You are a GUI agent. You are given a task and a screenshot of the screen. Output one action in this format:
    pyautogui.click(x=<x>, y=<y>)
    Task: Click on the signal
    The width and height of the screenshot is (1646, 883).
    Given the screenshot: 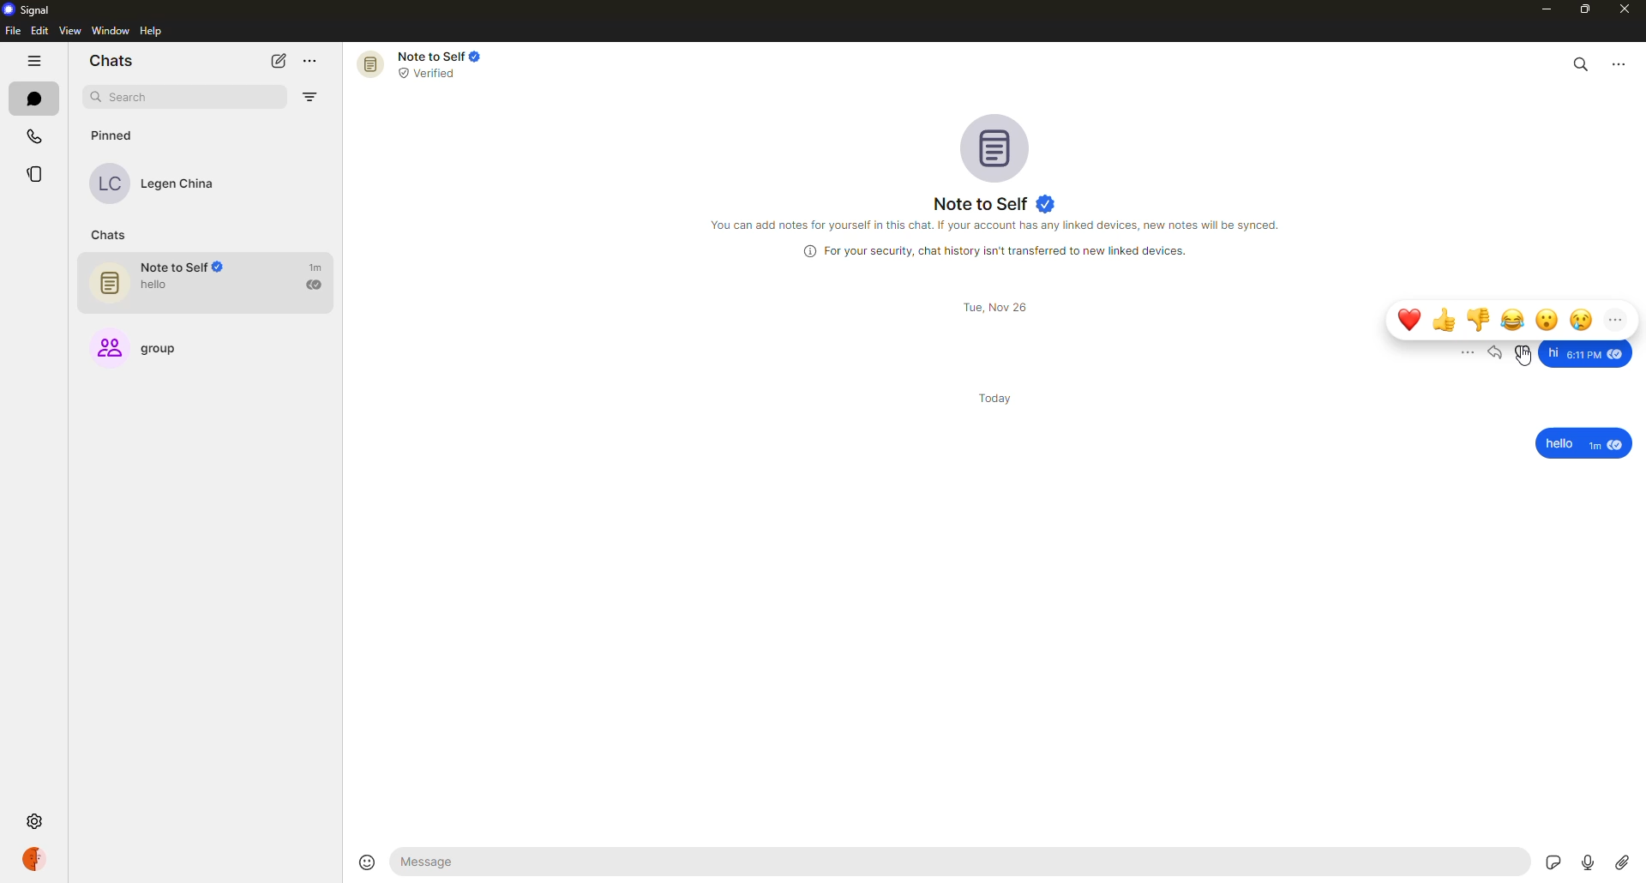 What is the action you would take?
    pyautogui.click(x=31, y=9)
    